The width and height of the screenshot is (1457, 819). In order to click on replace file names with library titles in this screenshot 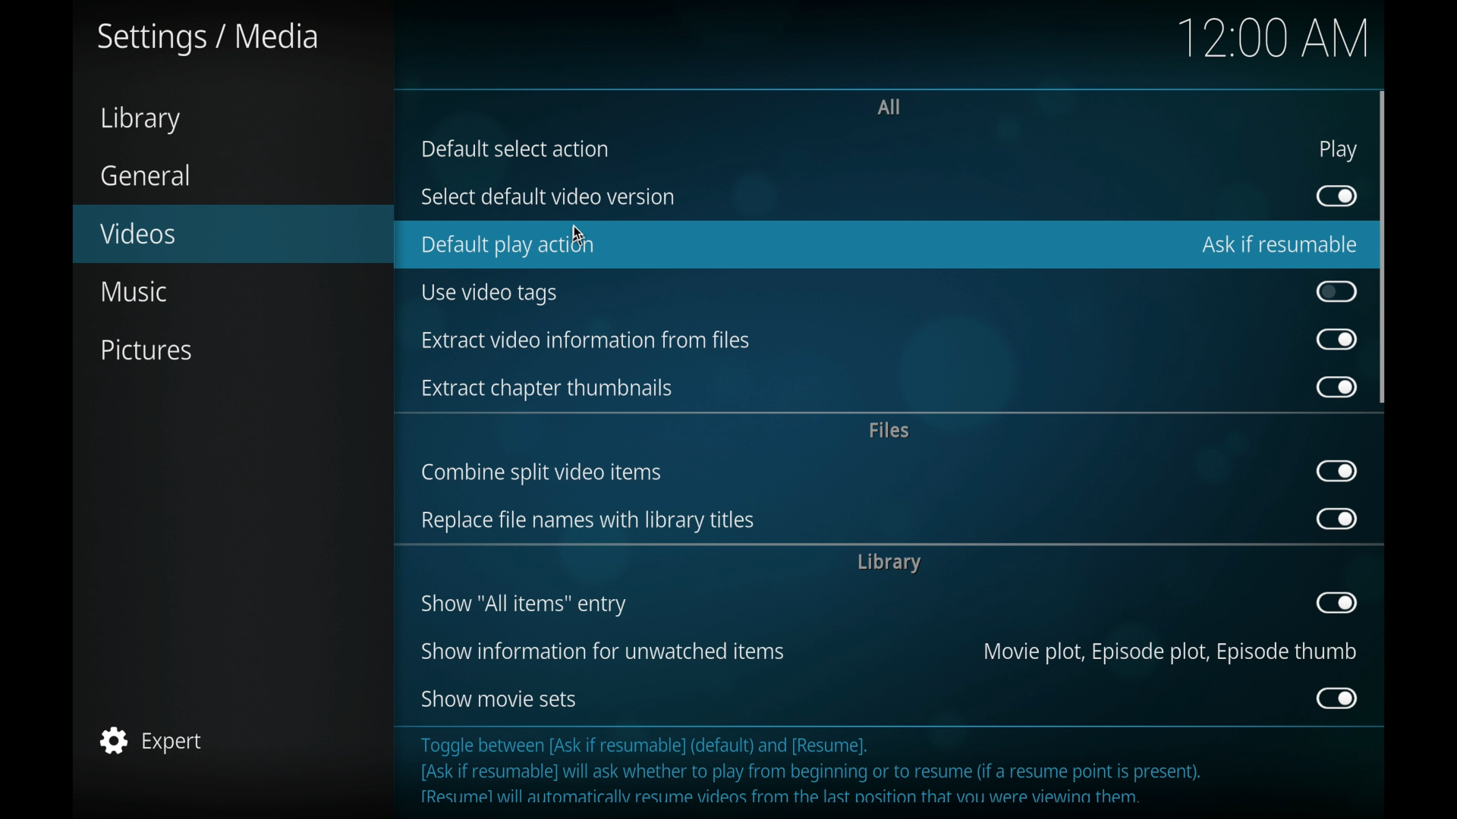, I will do `click(587, 522)`.